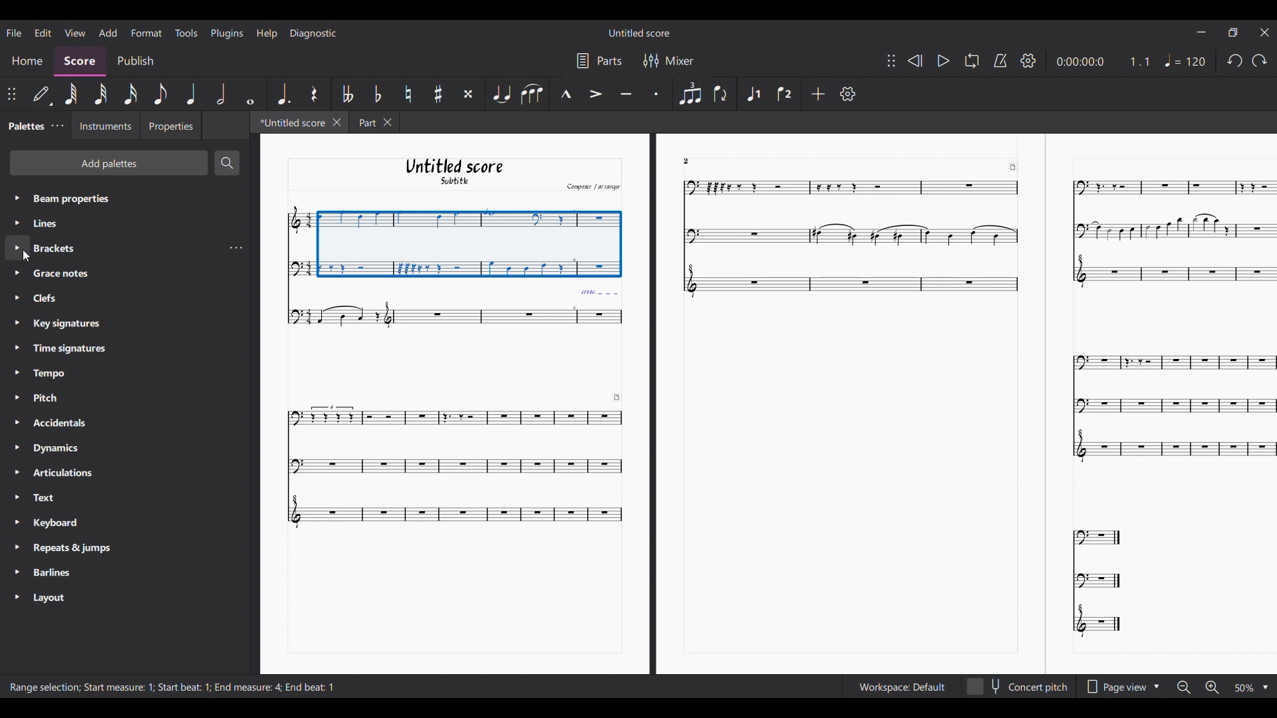  What do you see at coordinates (13, 598) in the screenshot?
I see `` at bounding box center [13, 598].